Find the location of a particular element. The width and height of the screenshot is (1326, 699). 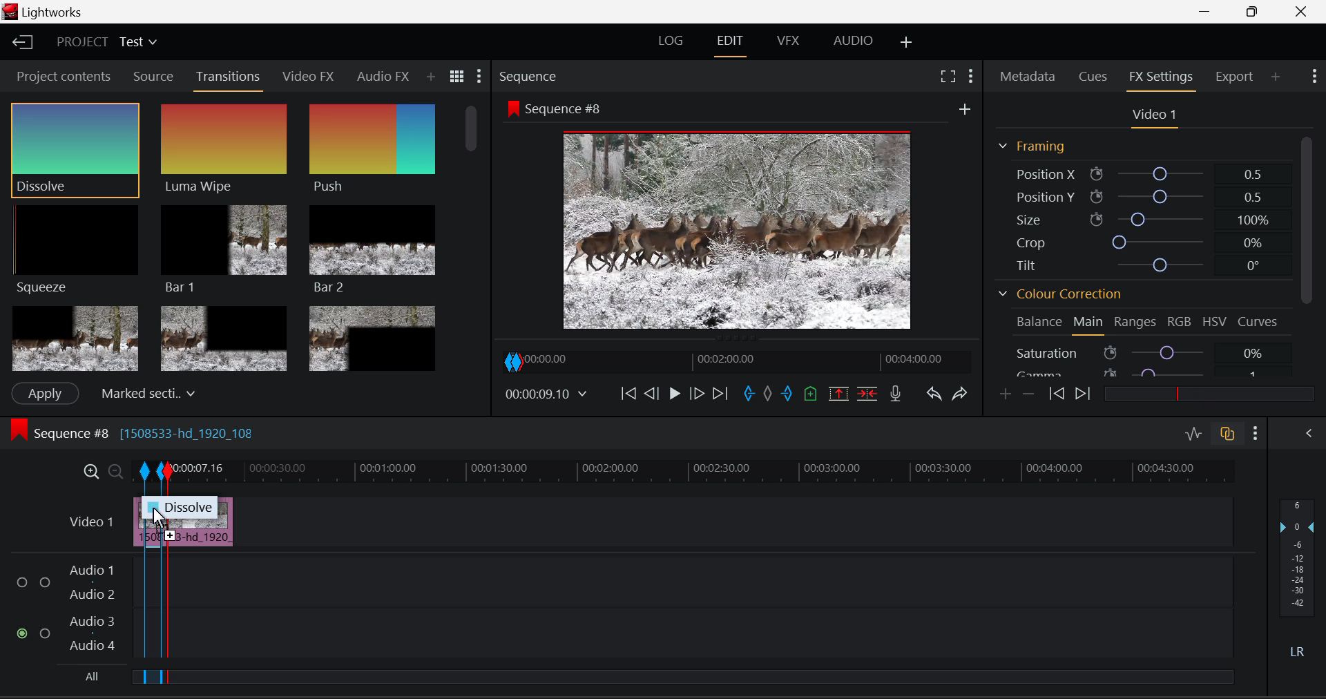

Go Forward is located at coordinates (698, 395).